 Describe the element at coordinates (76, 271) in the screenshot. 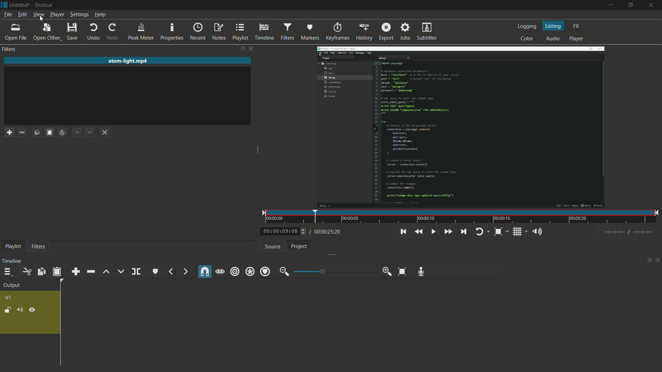

I see `append` at that location.